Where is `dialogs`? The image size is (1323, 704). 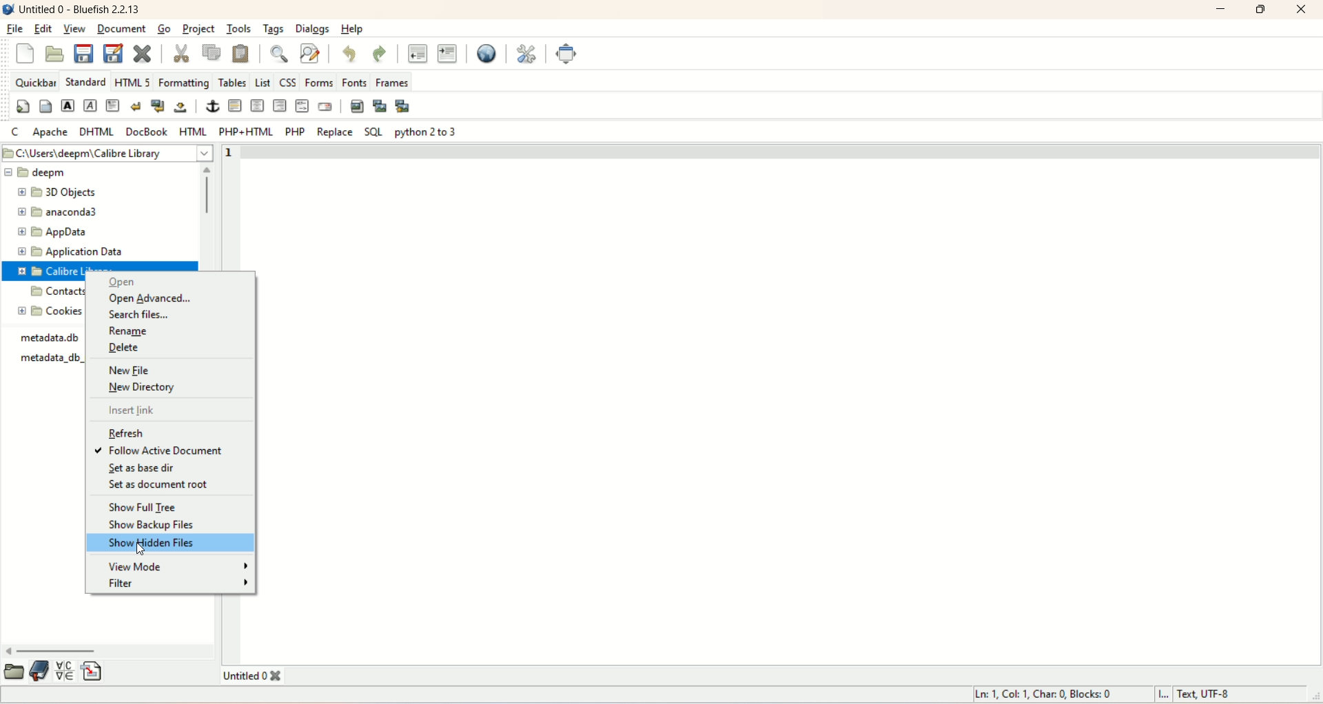
dialogs is located at coordinates (313, 29).